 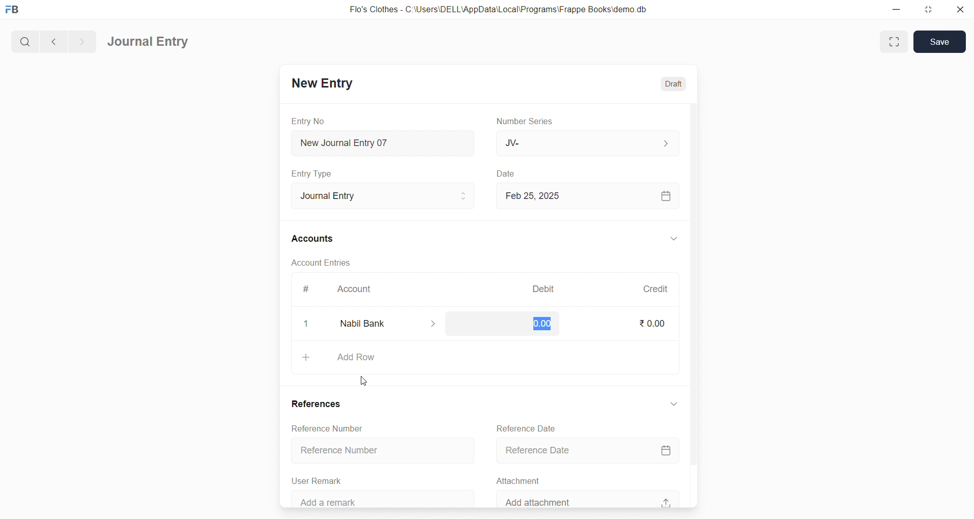 I want to click on Draft, so click(x=674, y=82).